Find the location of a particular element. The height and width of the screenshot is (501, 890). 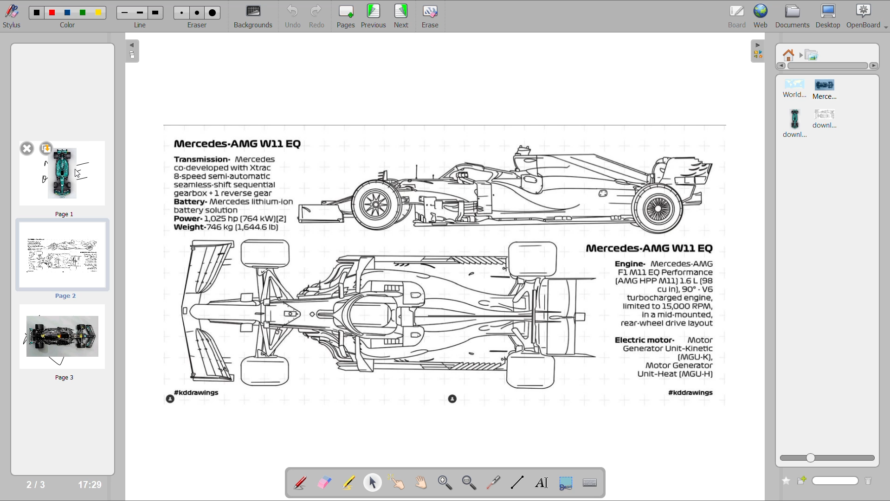

documents is located at coordinates (793, 16).